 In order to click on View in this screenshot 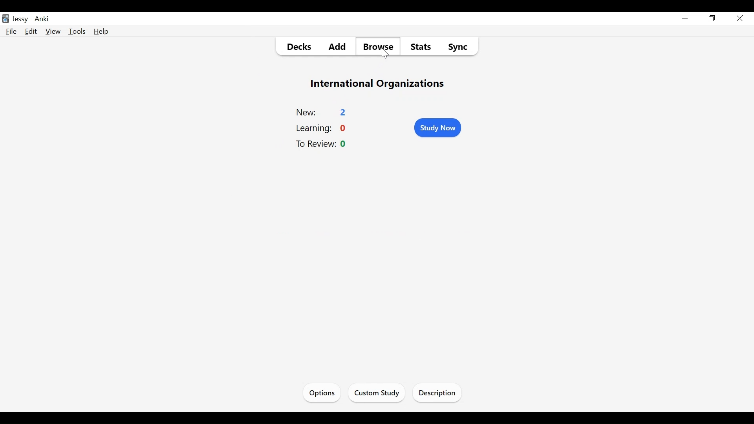, I will do `click(53, 32)`.